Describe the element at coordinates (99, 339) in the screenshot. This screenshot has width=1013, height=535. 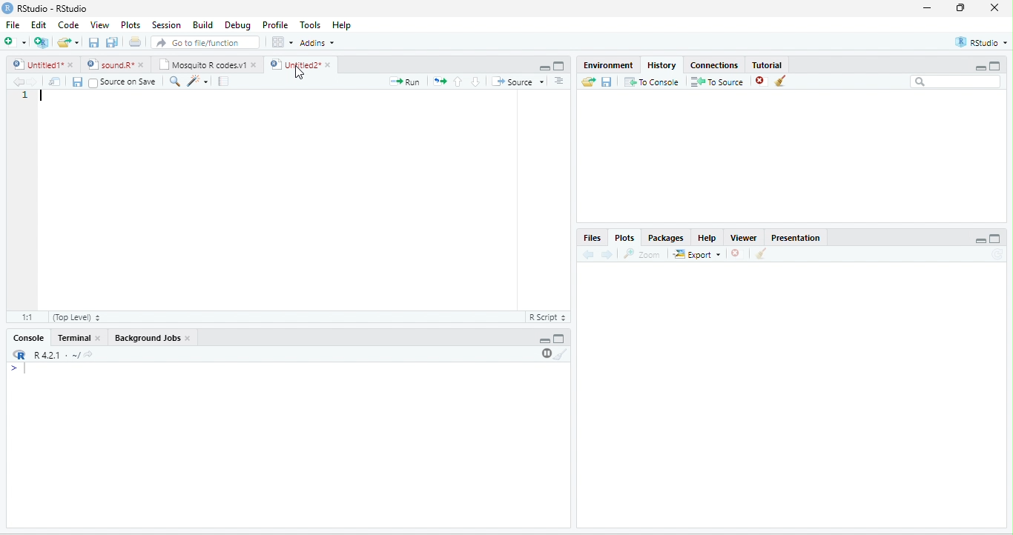
I see `close` at that location.